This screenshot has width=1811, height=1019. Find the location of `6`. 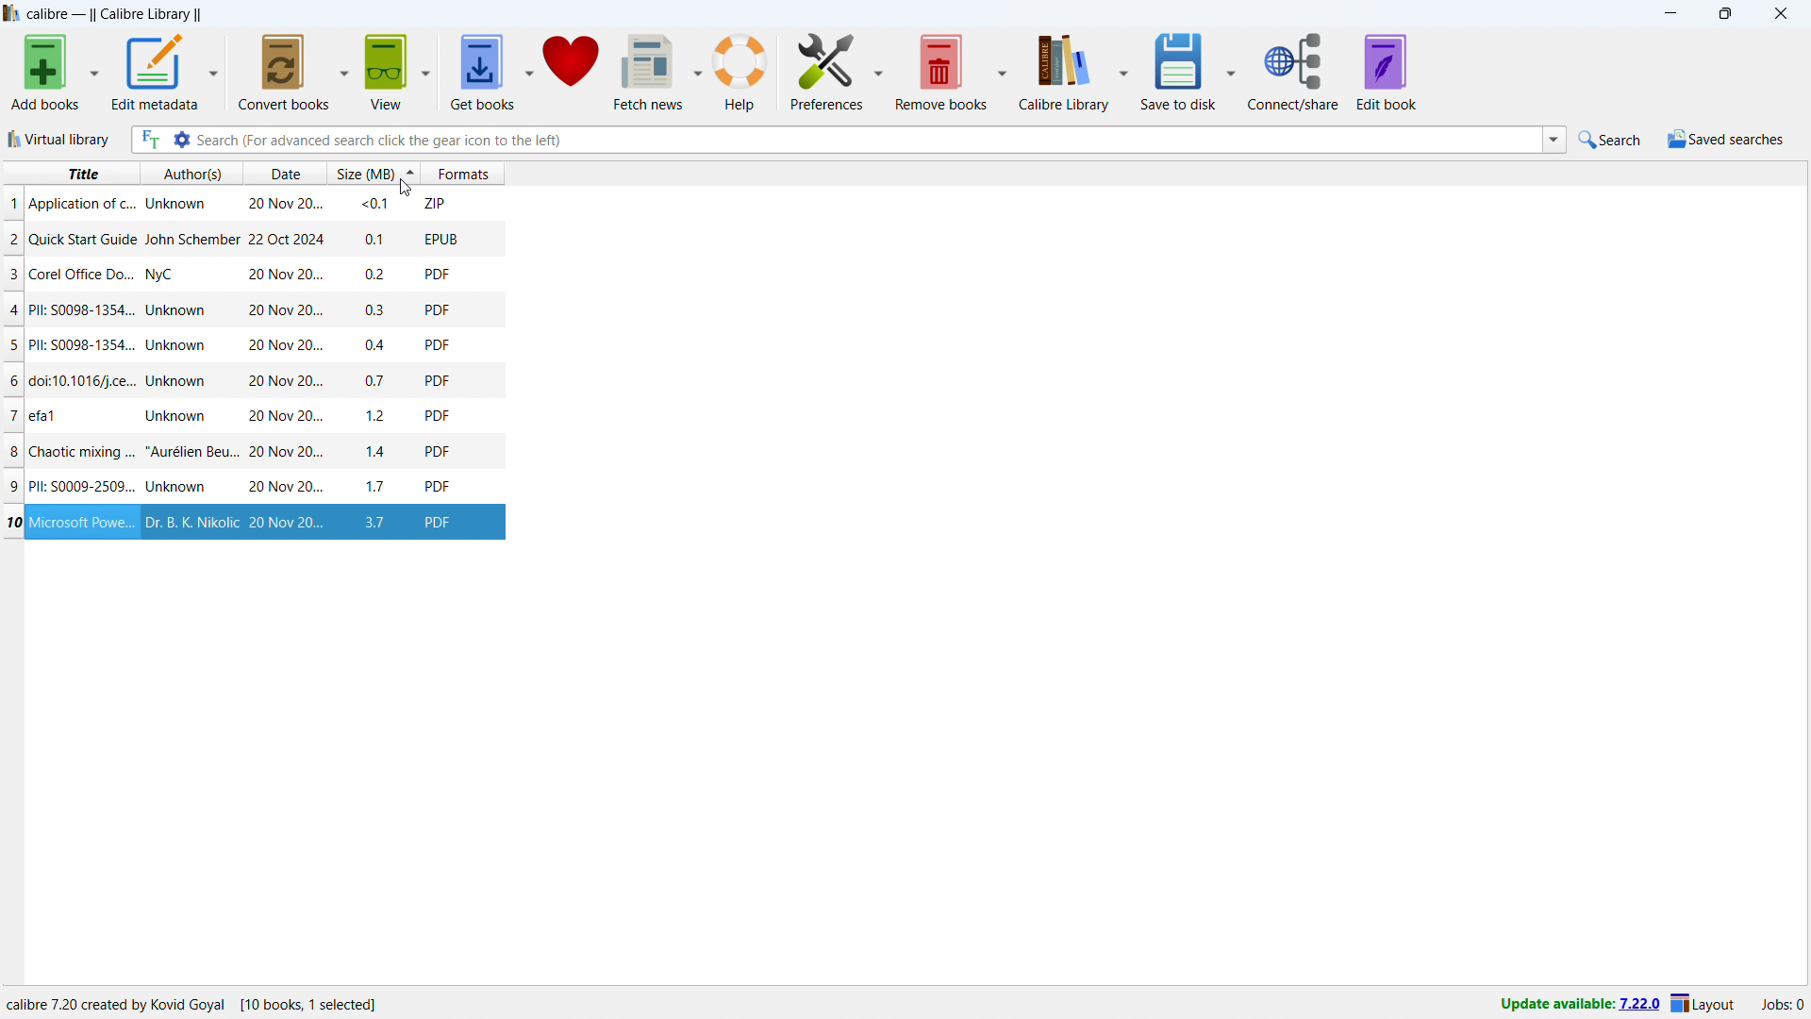

6 is located at coordinates (11, 380).